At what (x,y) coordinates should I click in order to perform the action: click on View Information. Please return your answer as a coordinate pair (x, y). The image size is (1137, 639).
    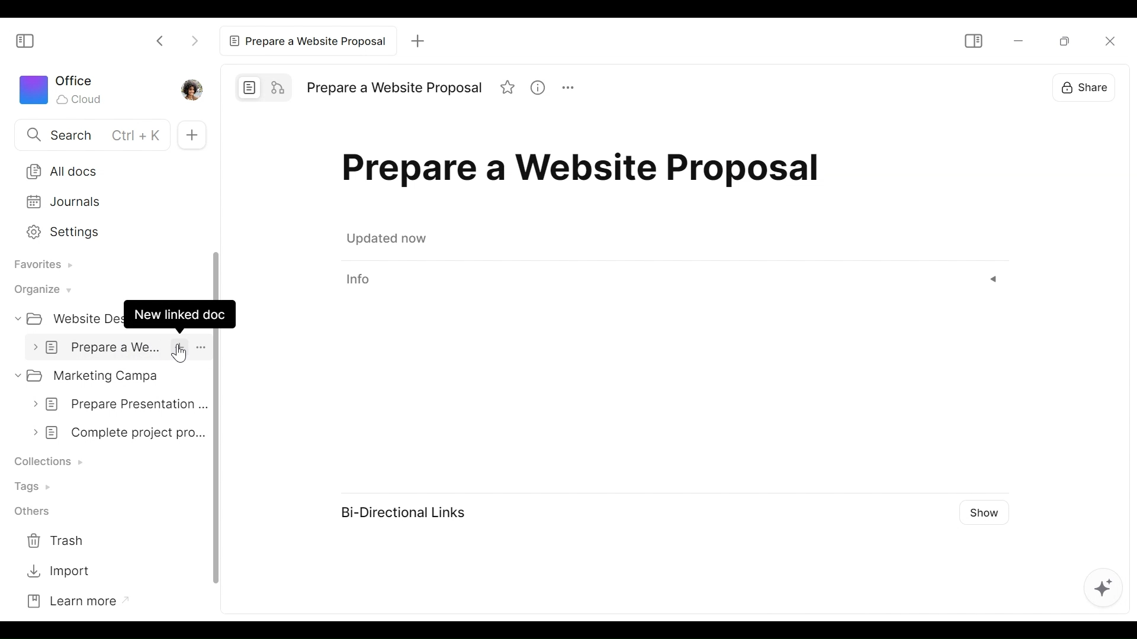
    Looking at the image, I should click on (672, 279).